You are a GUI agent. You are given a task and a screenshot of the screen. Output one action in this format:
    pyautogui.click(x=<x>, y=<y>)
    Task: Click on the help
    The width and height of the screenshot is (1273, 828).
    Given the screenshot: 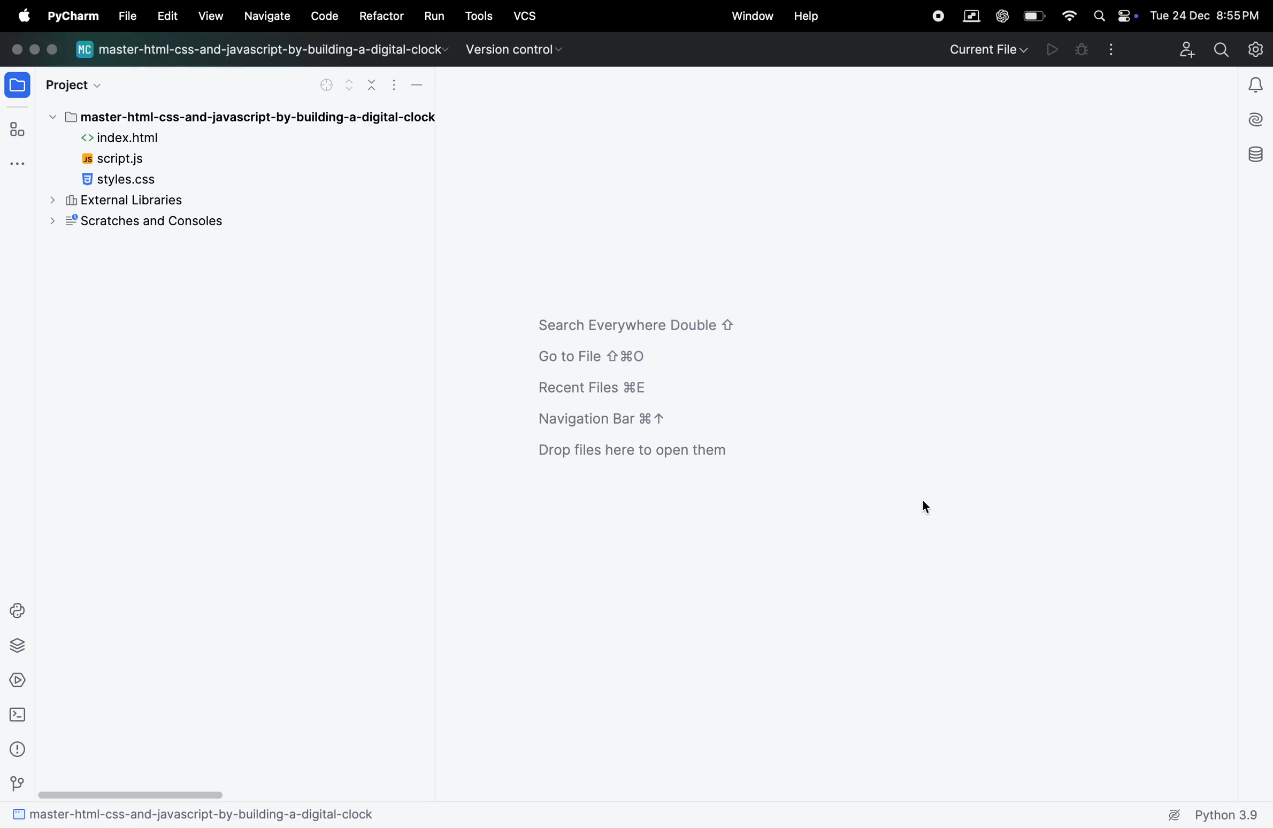 What is the action you would take?
    pyautogui.click(x=163, y=14)
    